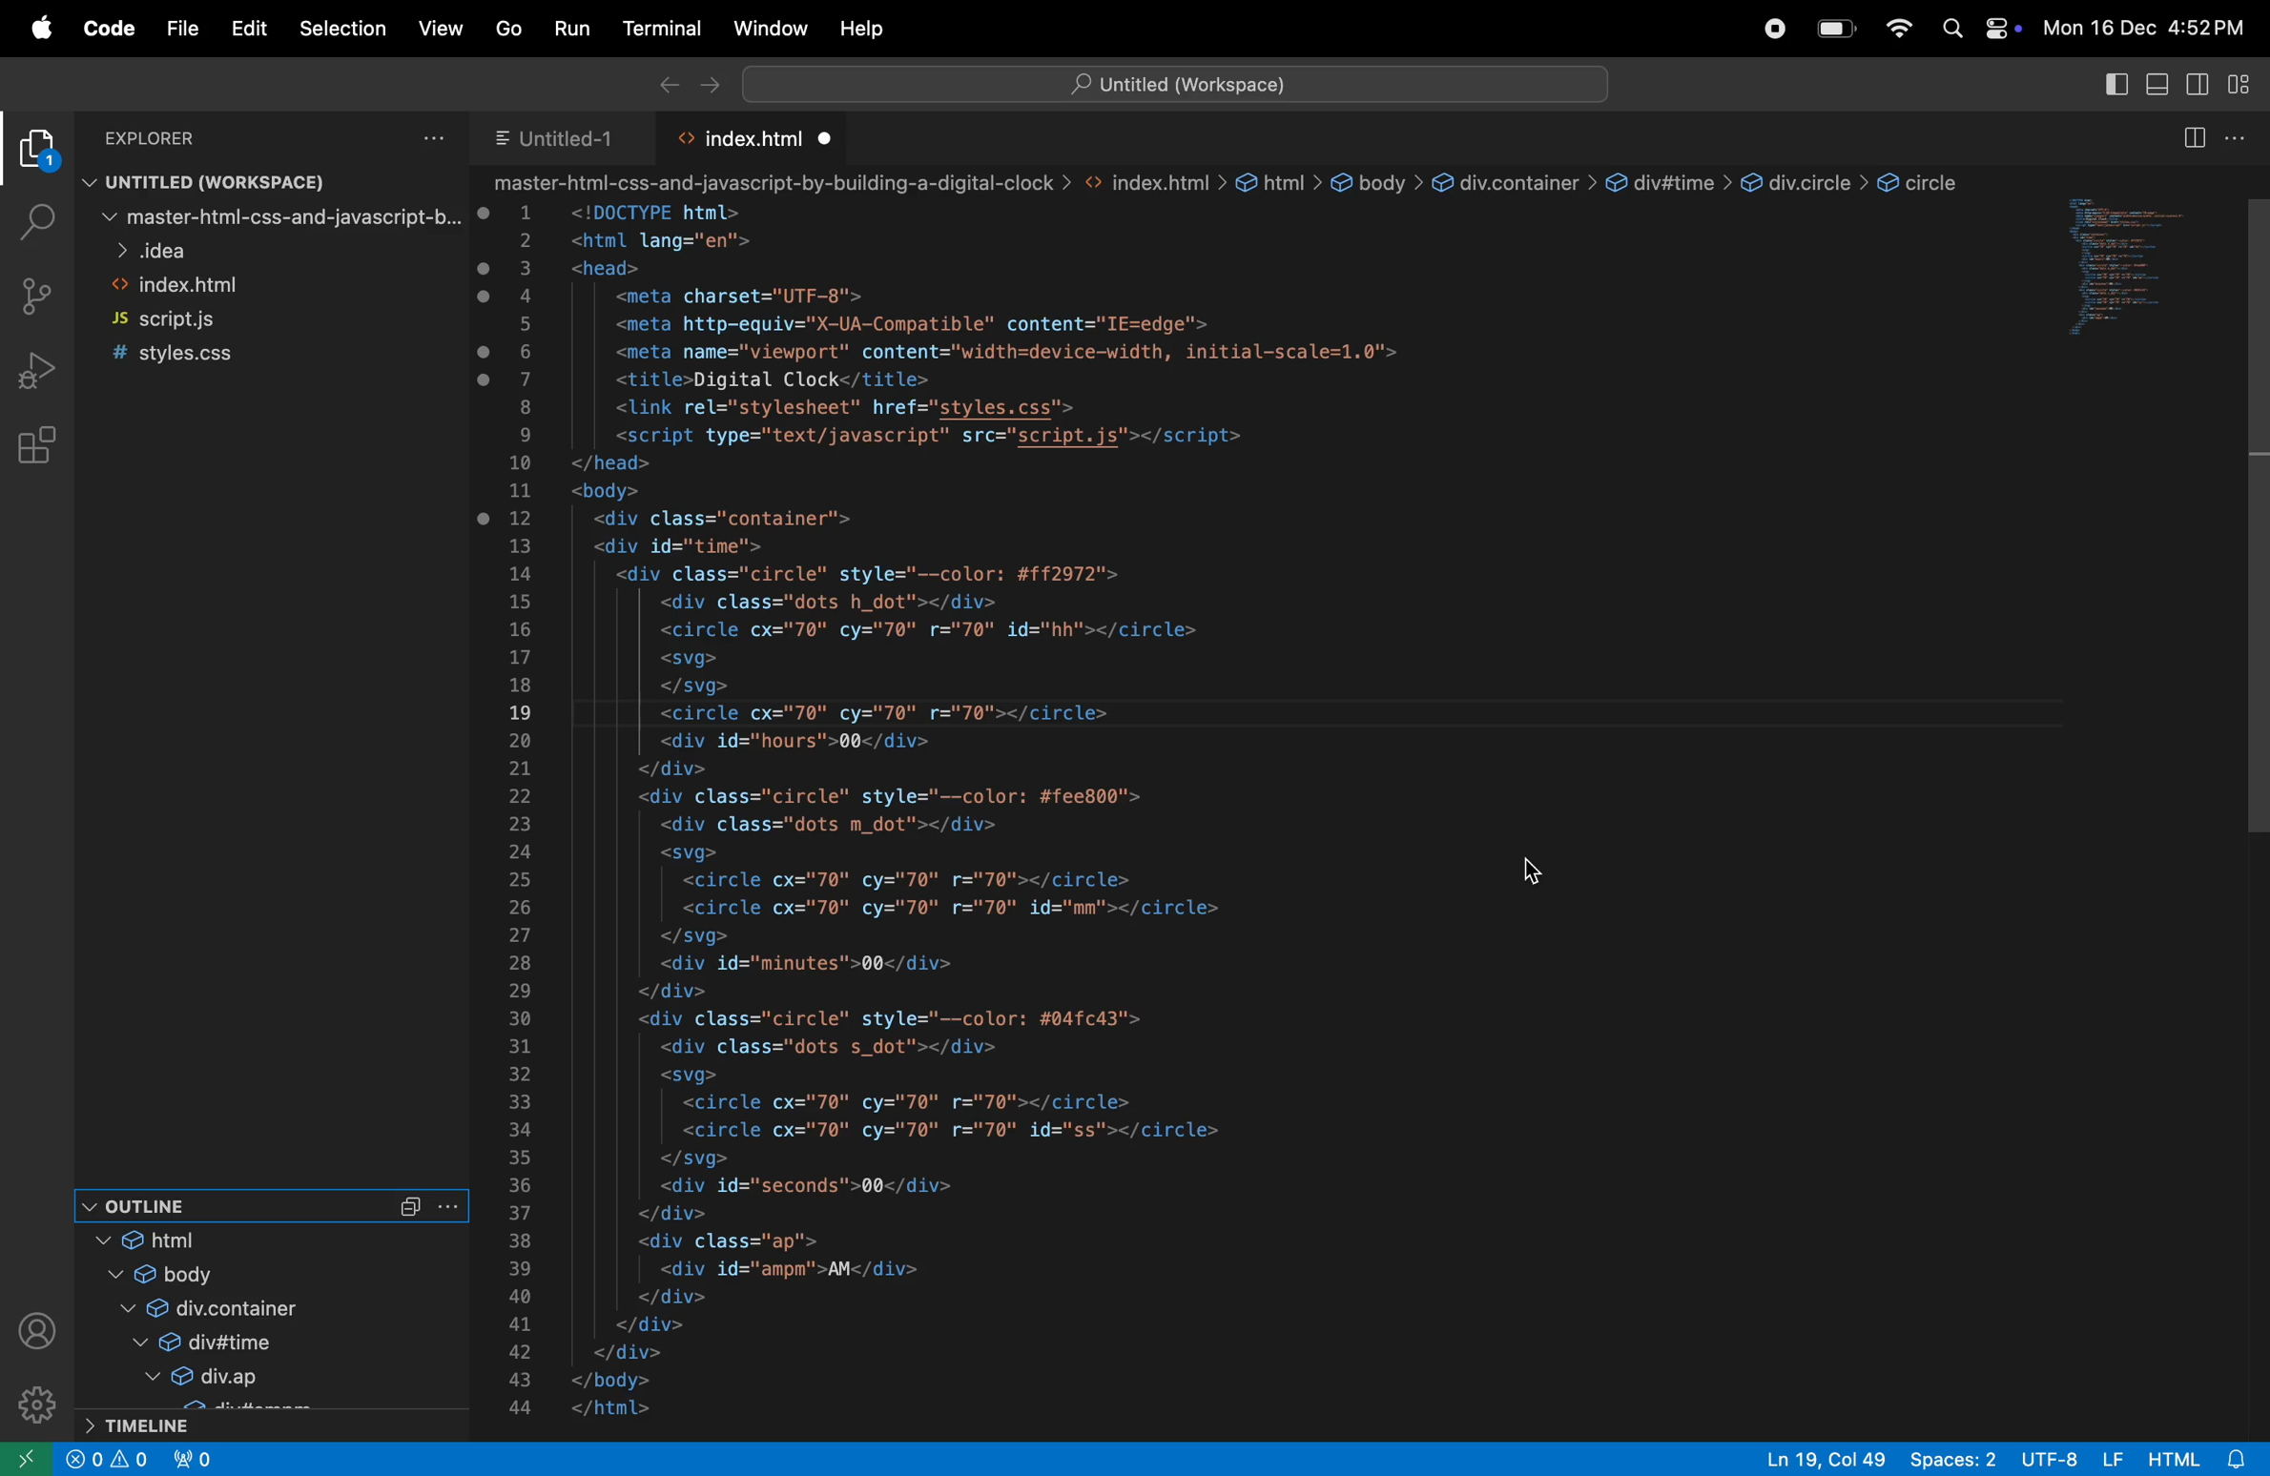 The height and width of the screenshot is (1476, 2270). Describe the element at coordinates (237, 29) in the screenshot. I see `Edit` at that location.